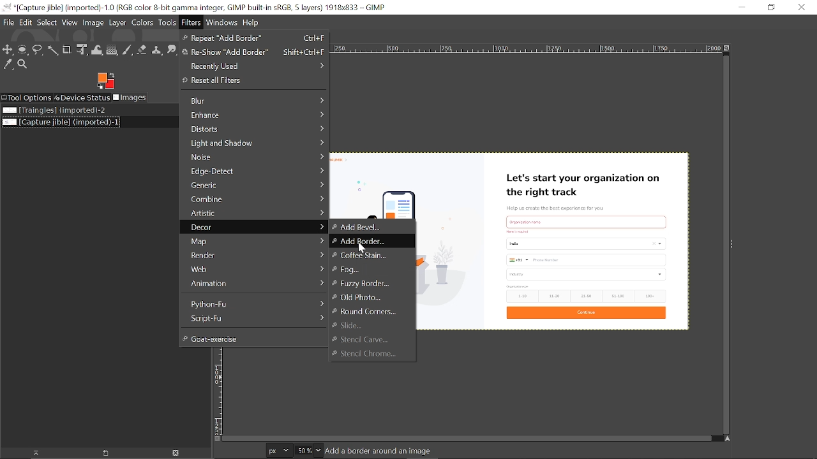 This screenshot has width=817, height=459. What do you see at coordinates (733, 244) in the screenshot?
I see `Sidebar menu` at bounding box center [733, 244].